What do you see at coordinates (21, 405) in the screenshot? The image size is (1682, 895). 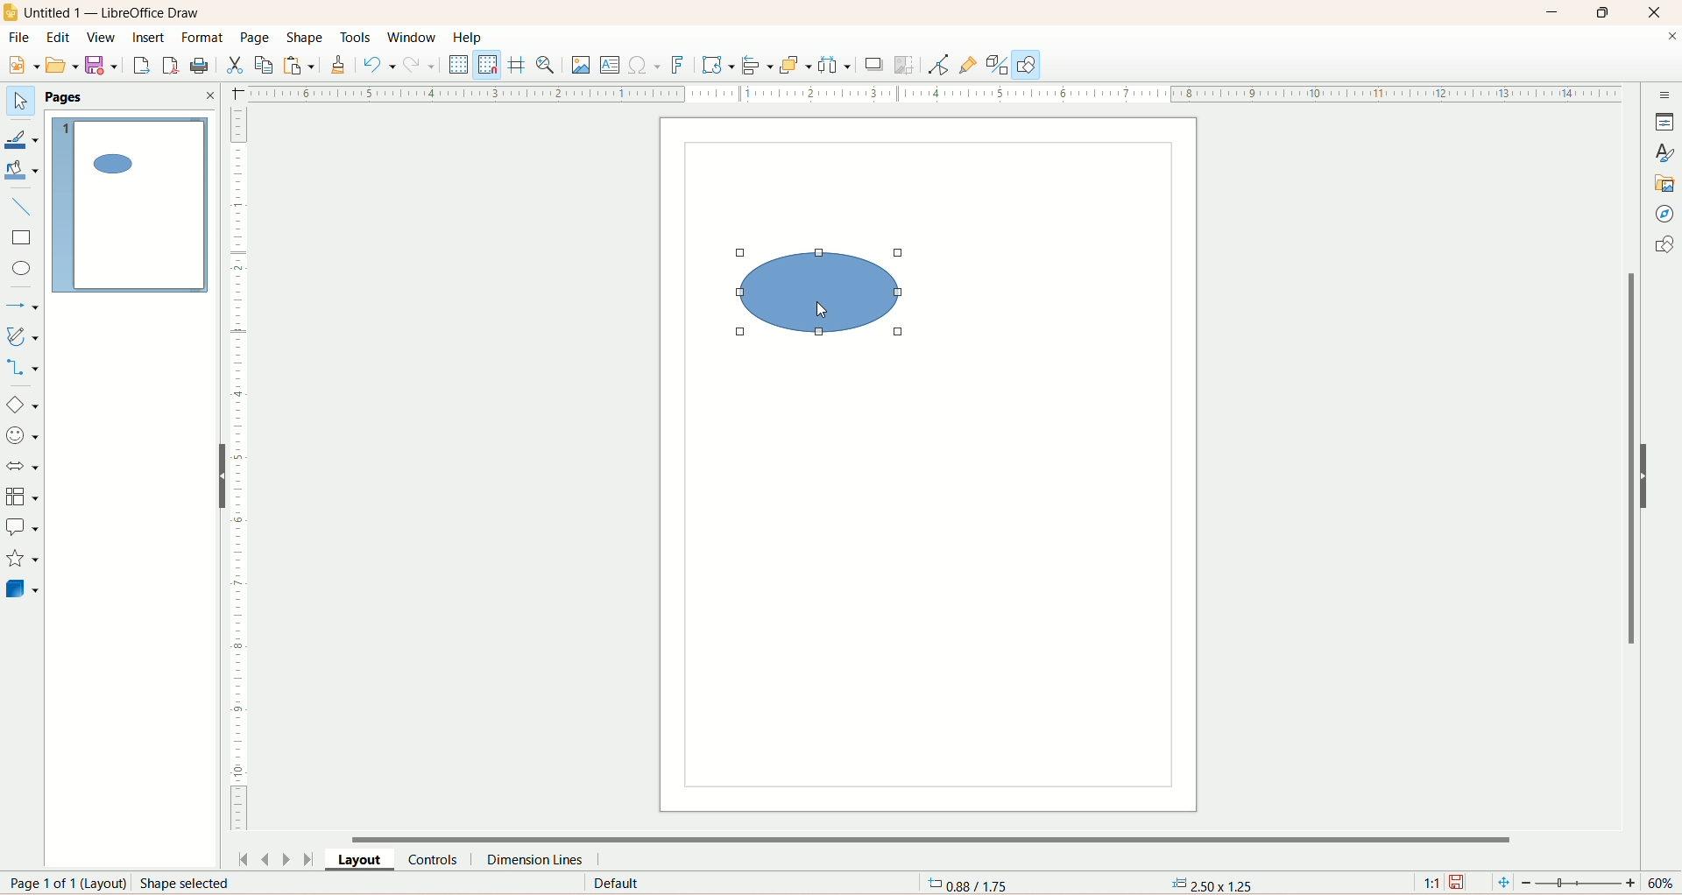 I see `basic shapes` at bounding box center [21, 405].